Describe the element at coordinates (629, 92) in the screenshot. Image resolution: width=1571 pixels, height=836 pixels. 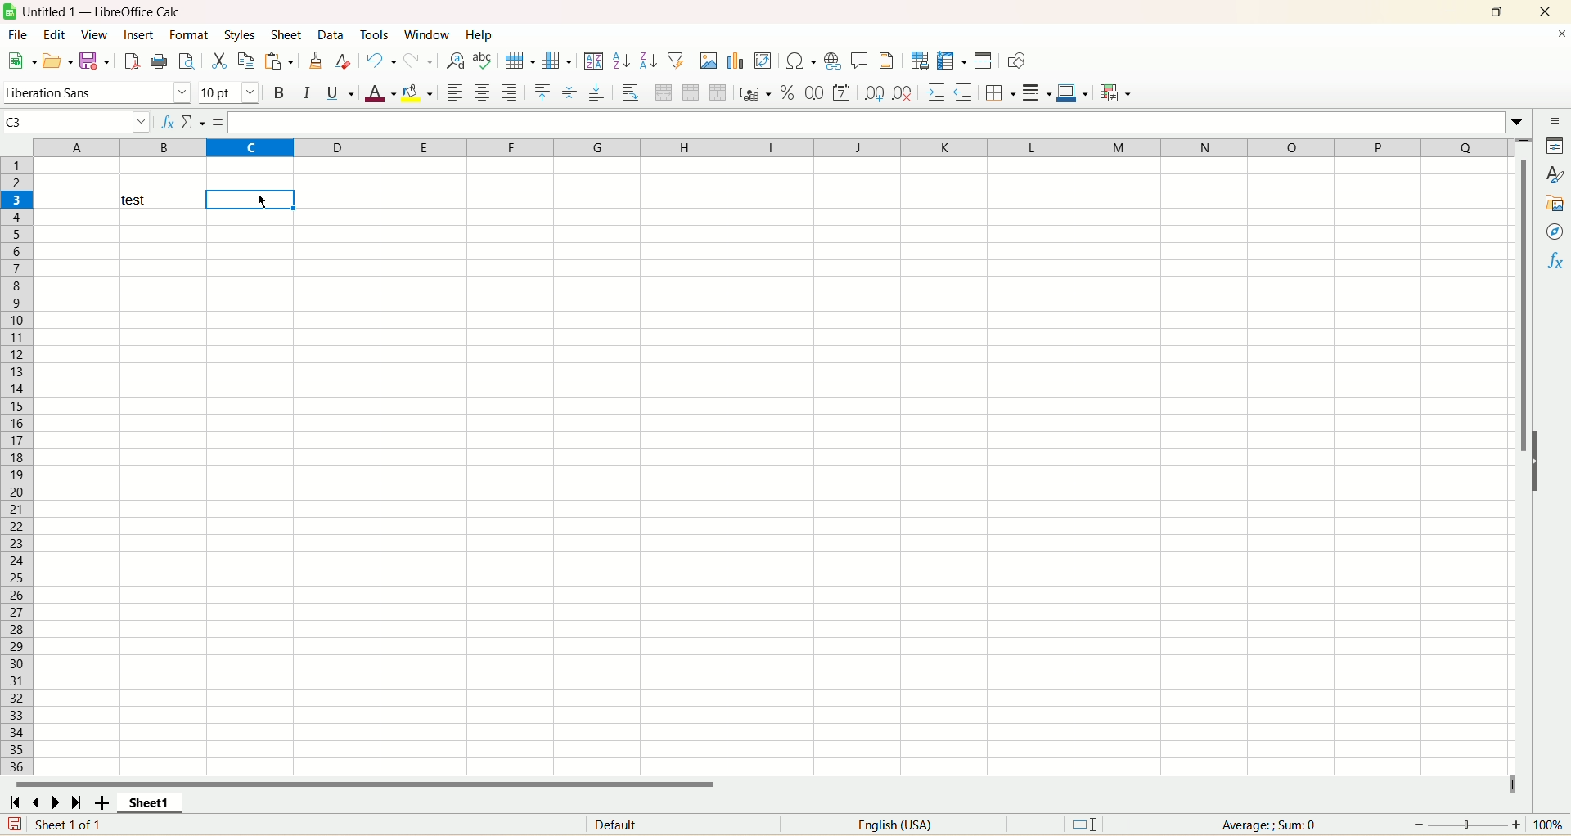
I see `wrap text` at that location.